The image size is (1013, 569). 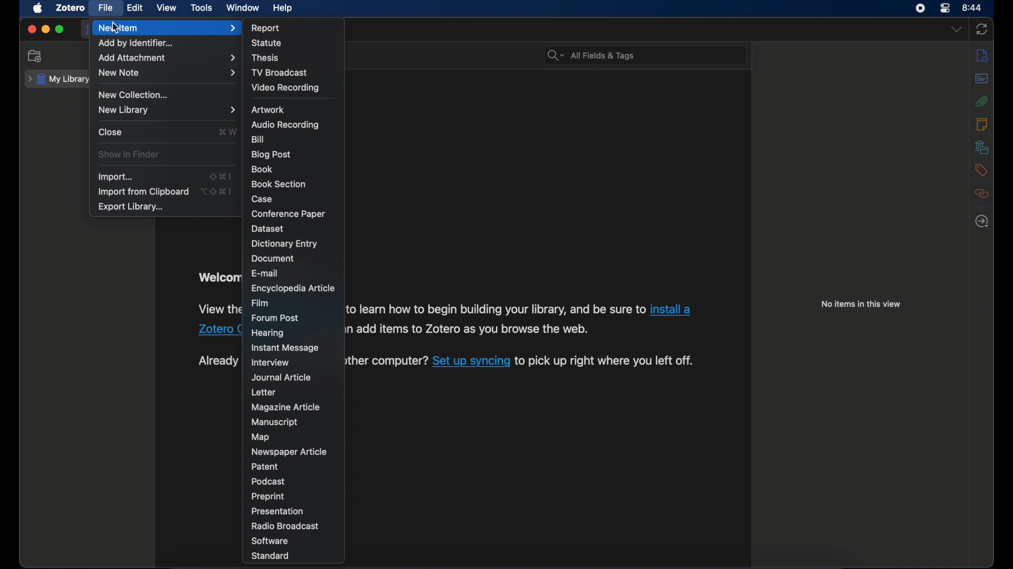 I want to click on software, so click(x=270, y=541).